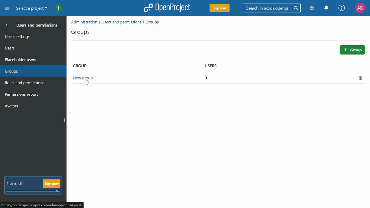 The image size is (370, 208). Describe the element at coordinates (274, 8) in the screenshot. I see `Search` at that location.